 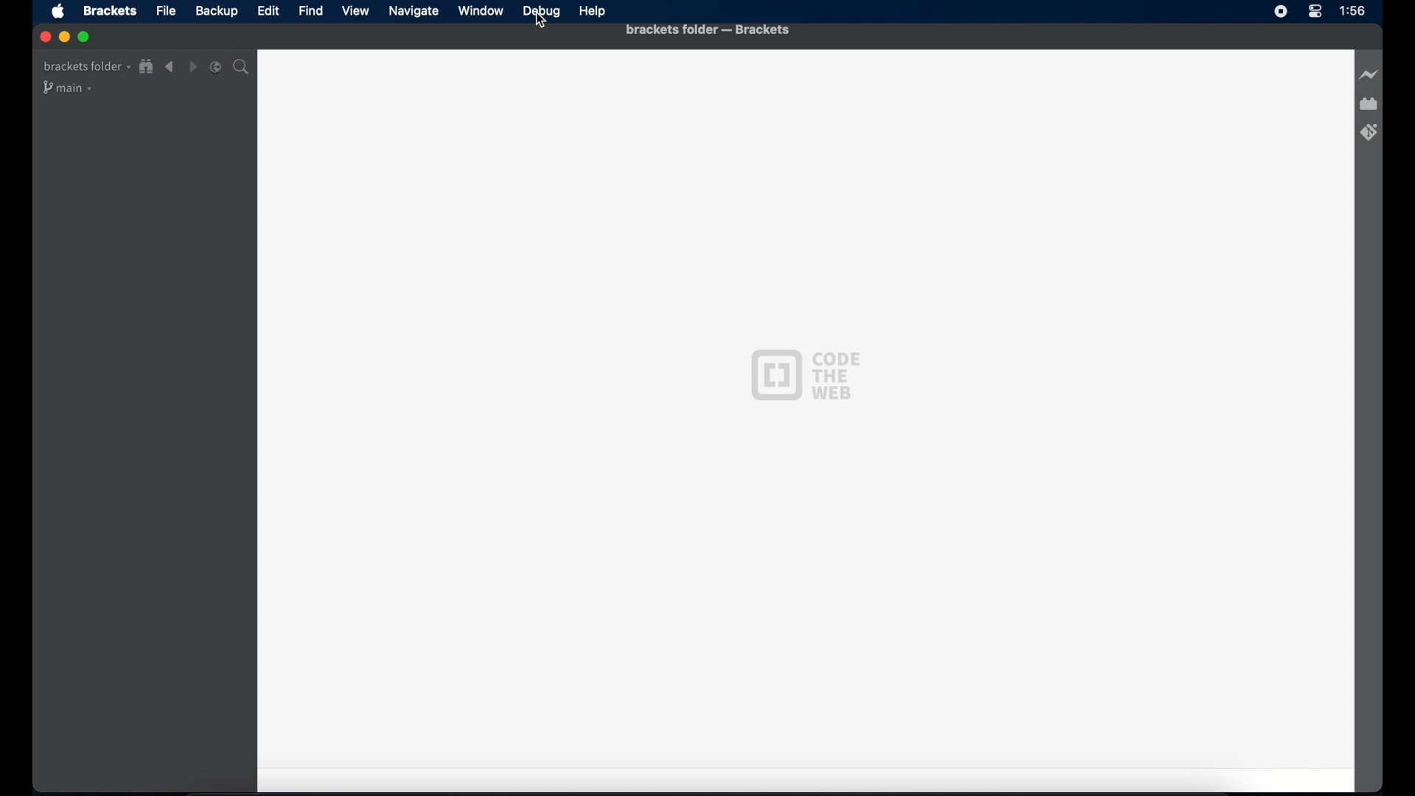 What do you see at coordinates (1279, 12) in the screenshot?
I see `screen recorder icon` at bounding box center [1279, 12].